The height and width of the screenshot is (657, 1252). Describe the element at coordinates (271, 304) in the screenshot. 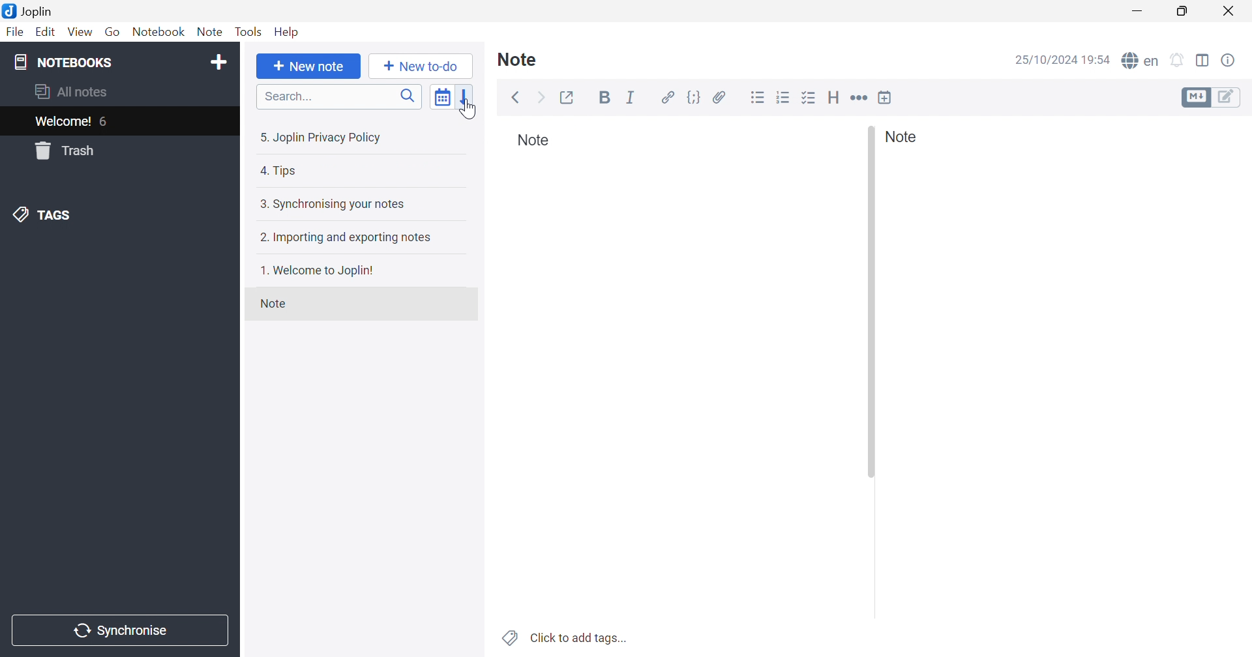

I see `note` at that location.